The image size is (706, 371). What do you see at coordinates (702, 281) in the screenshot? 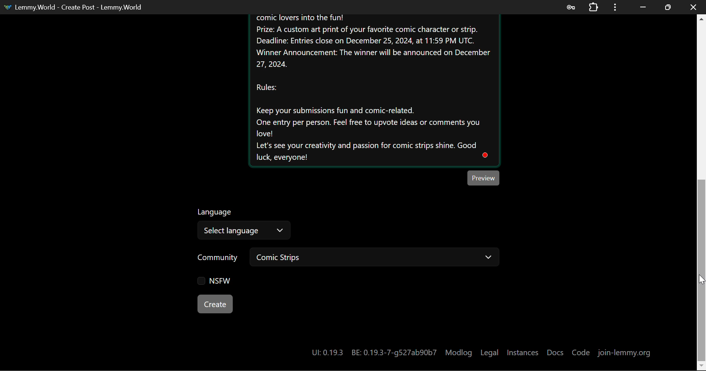
I see `MOUSE_UP Cursor Position` at bounding box center [702, 281].